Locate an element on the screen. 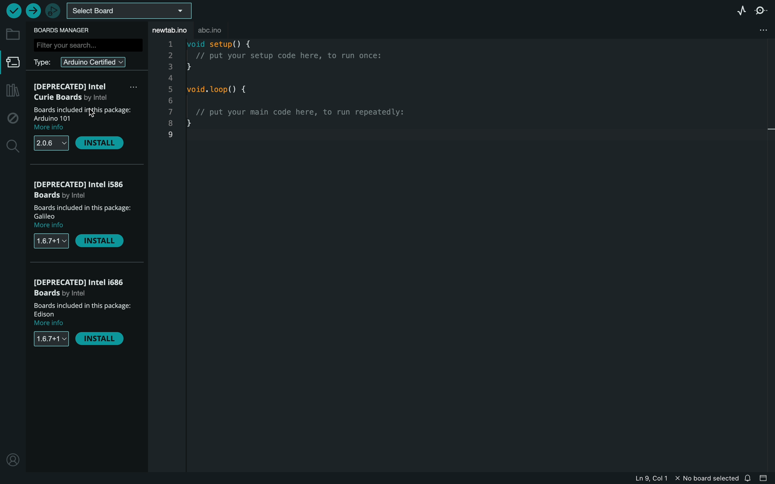 The width and height of the screenshot is (775, 484). notification is located at coordinates (749, 478).